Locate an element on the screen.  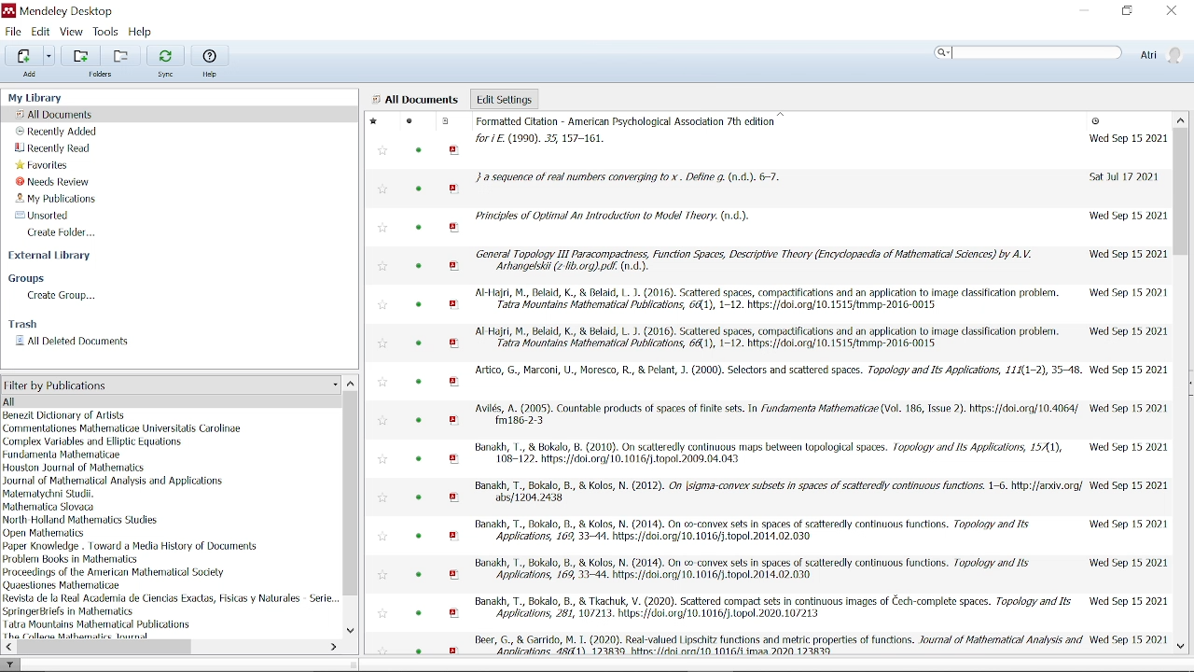
Minimize is located at coordinates (1084, 12).